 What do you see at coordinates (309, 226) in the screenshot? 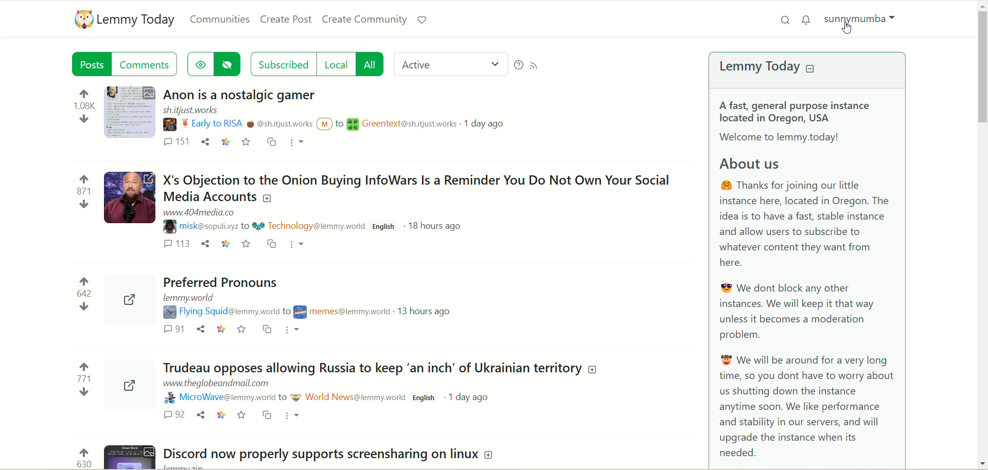
I see `Community` at bounding box center [309, 226].